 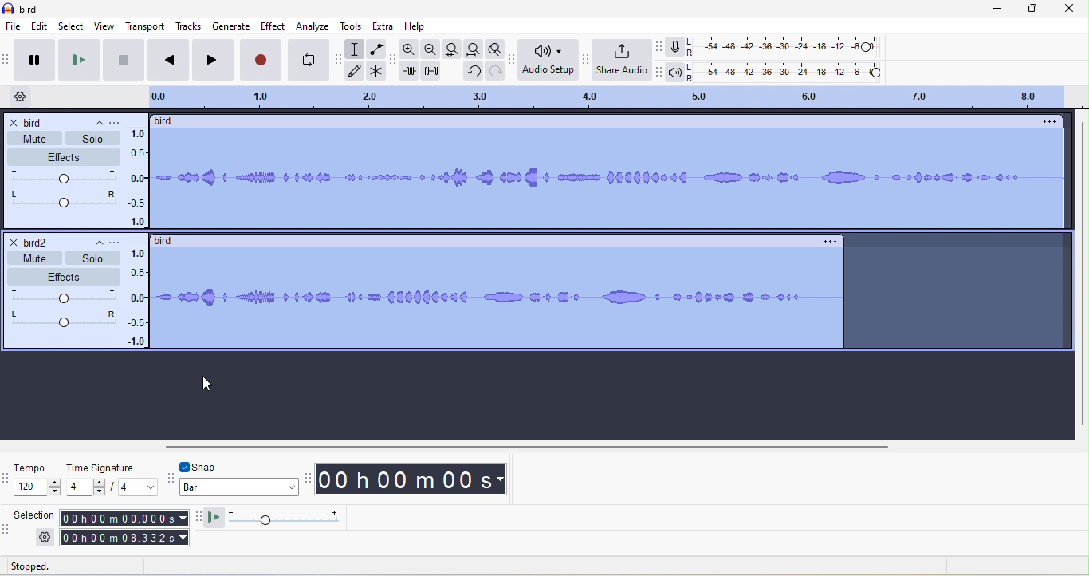 What do you see at coordinates (785, 46) in the screenshot?
I see `recording level` at bounding box center [785, 46].